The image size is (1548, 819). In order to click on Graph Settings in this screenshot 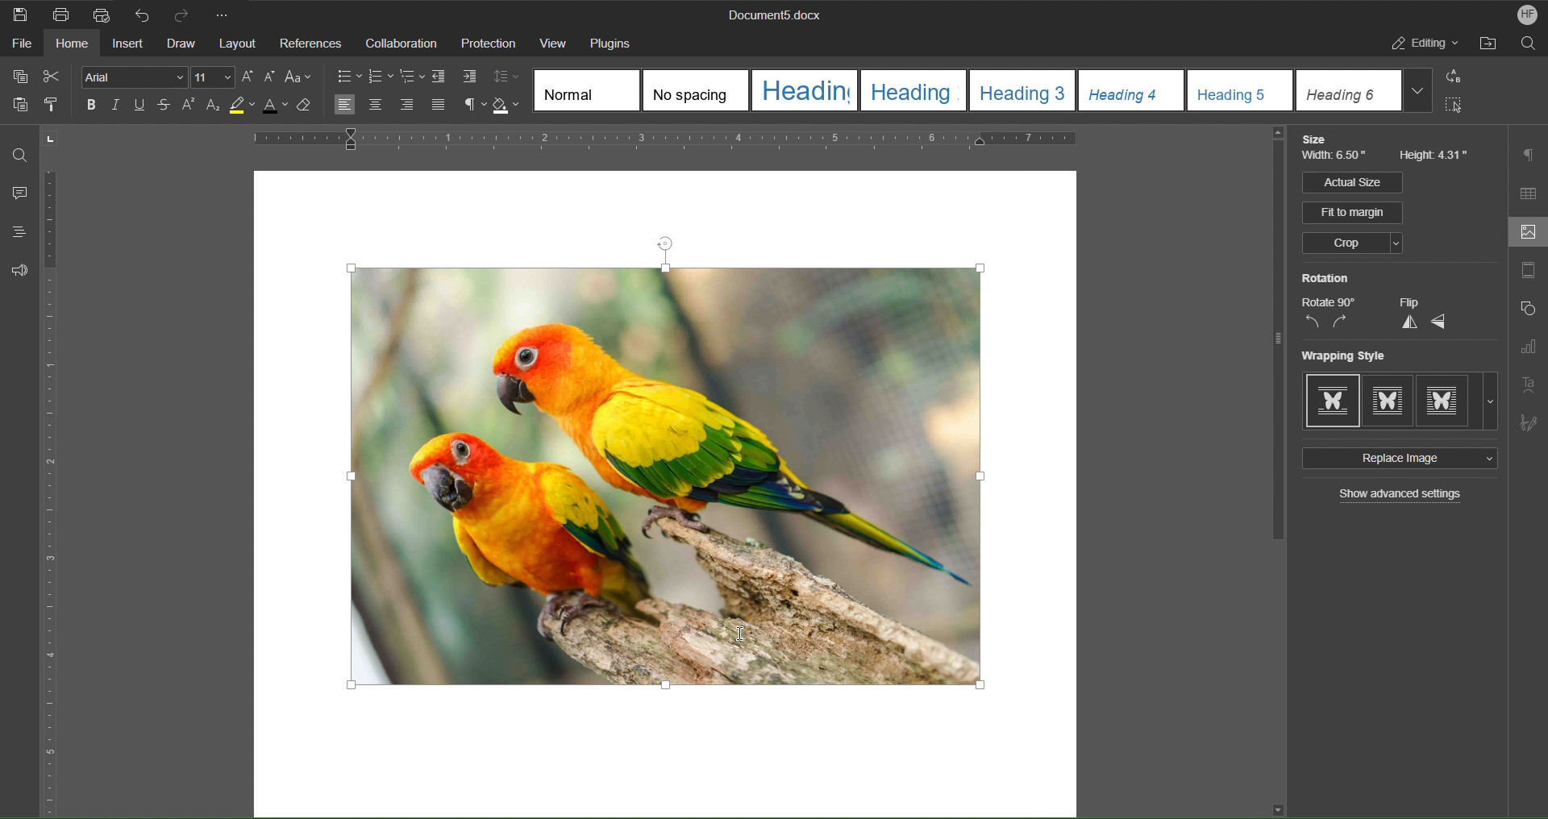, I will do `click(1528, 350)`.